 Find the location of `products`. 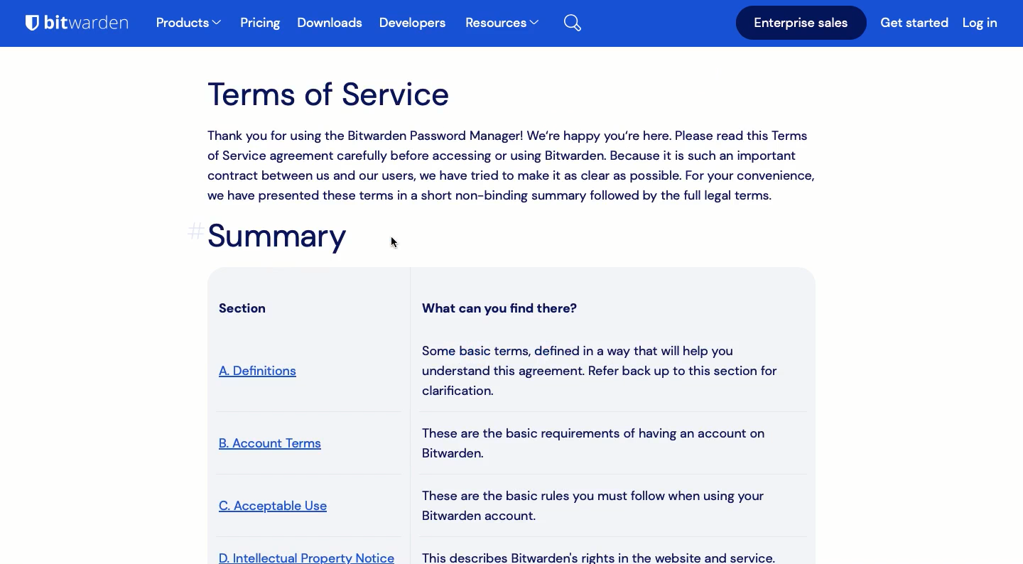

products is located at coordinates (189, 24).